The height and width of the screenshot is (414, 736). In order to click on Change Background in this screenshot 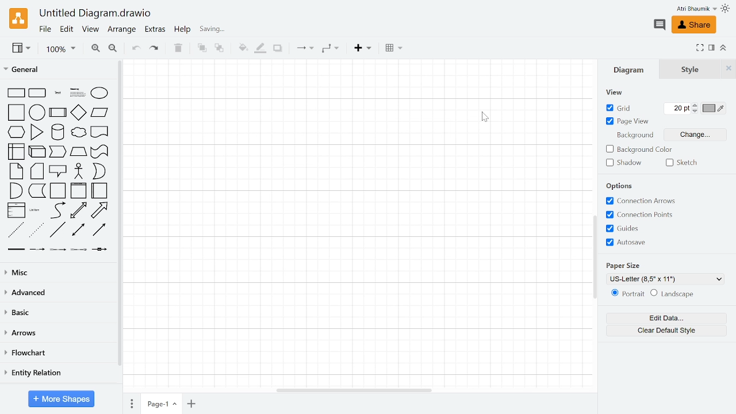, I will do `click(695, 136)`.